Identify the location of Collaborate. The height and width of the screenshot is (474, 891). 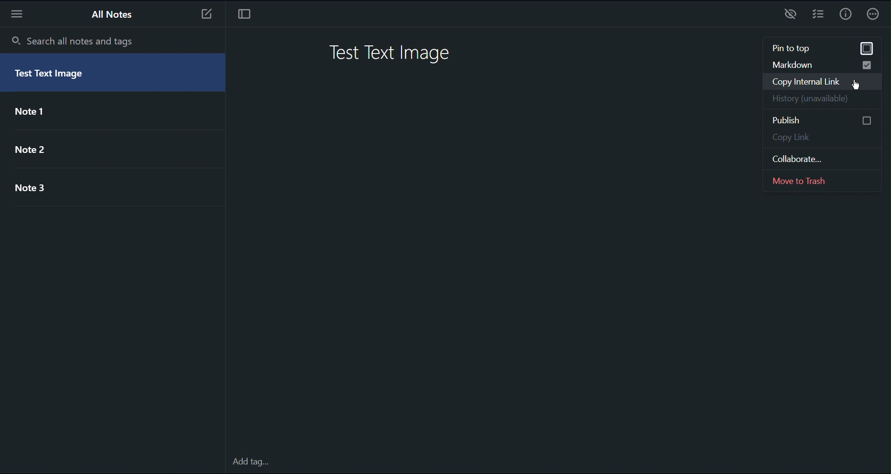
(822, 160).